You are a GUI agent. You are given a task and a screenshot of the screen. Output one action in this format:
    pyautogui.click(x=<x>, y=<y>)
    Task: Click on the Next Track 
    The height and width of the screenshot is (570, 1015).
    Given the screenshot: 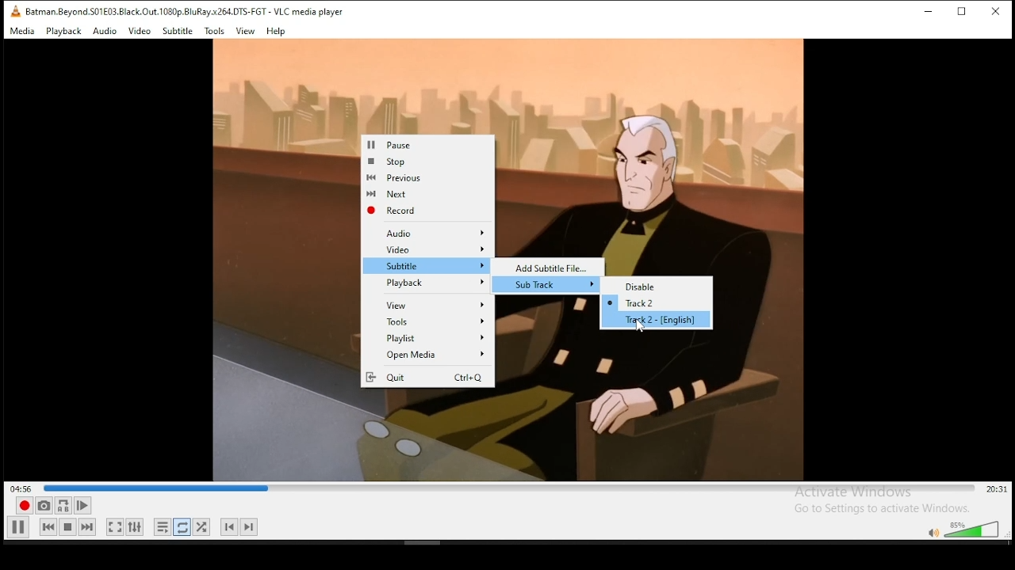 What is the action you would take?
    pyautogui.click(x=251, y=526)
    